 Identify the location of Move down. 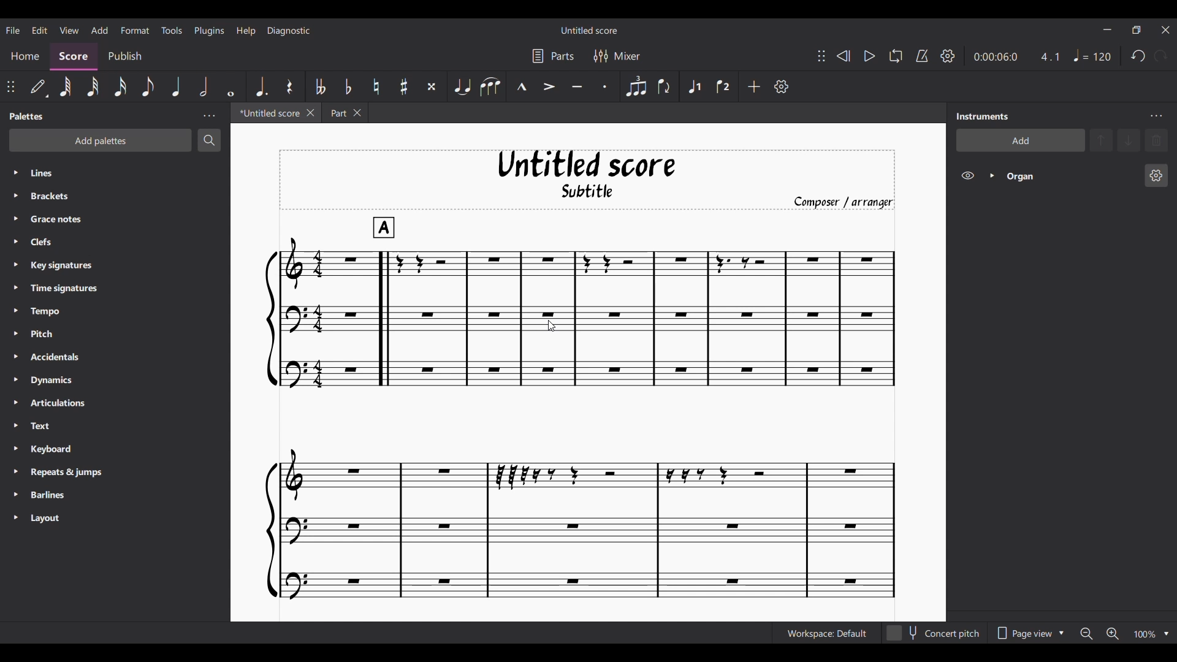
(1129, 140).